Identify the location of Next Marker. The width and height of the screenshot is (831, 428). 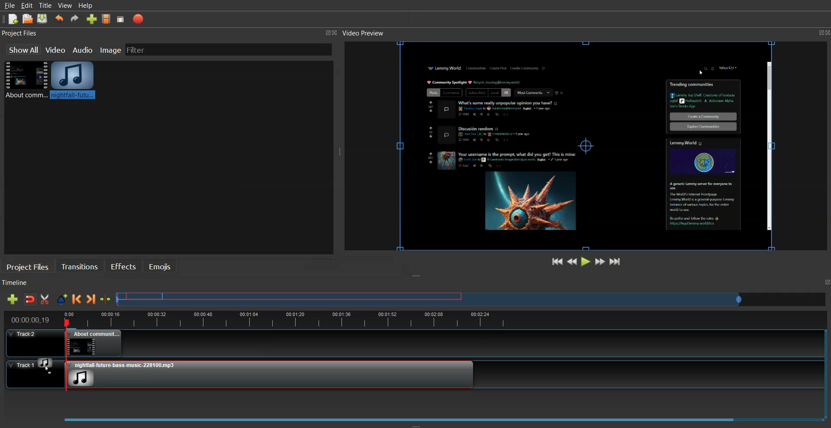
(91, 299).